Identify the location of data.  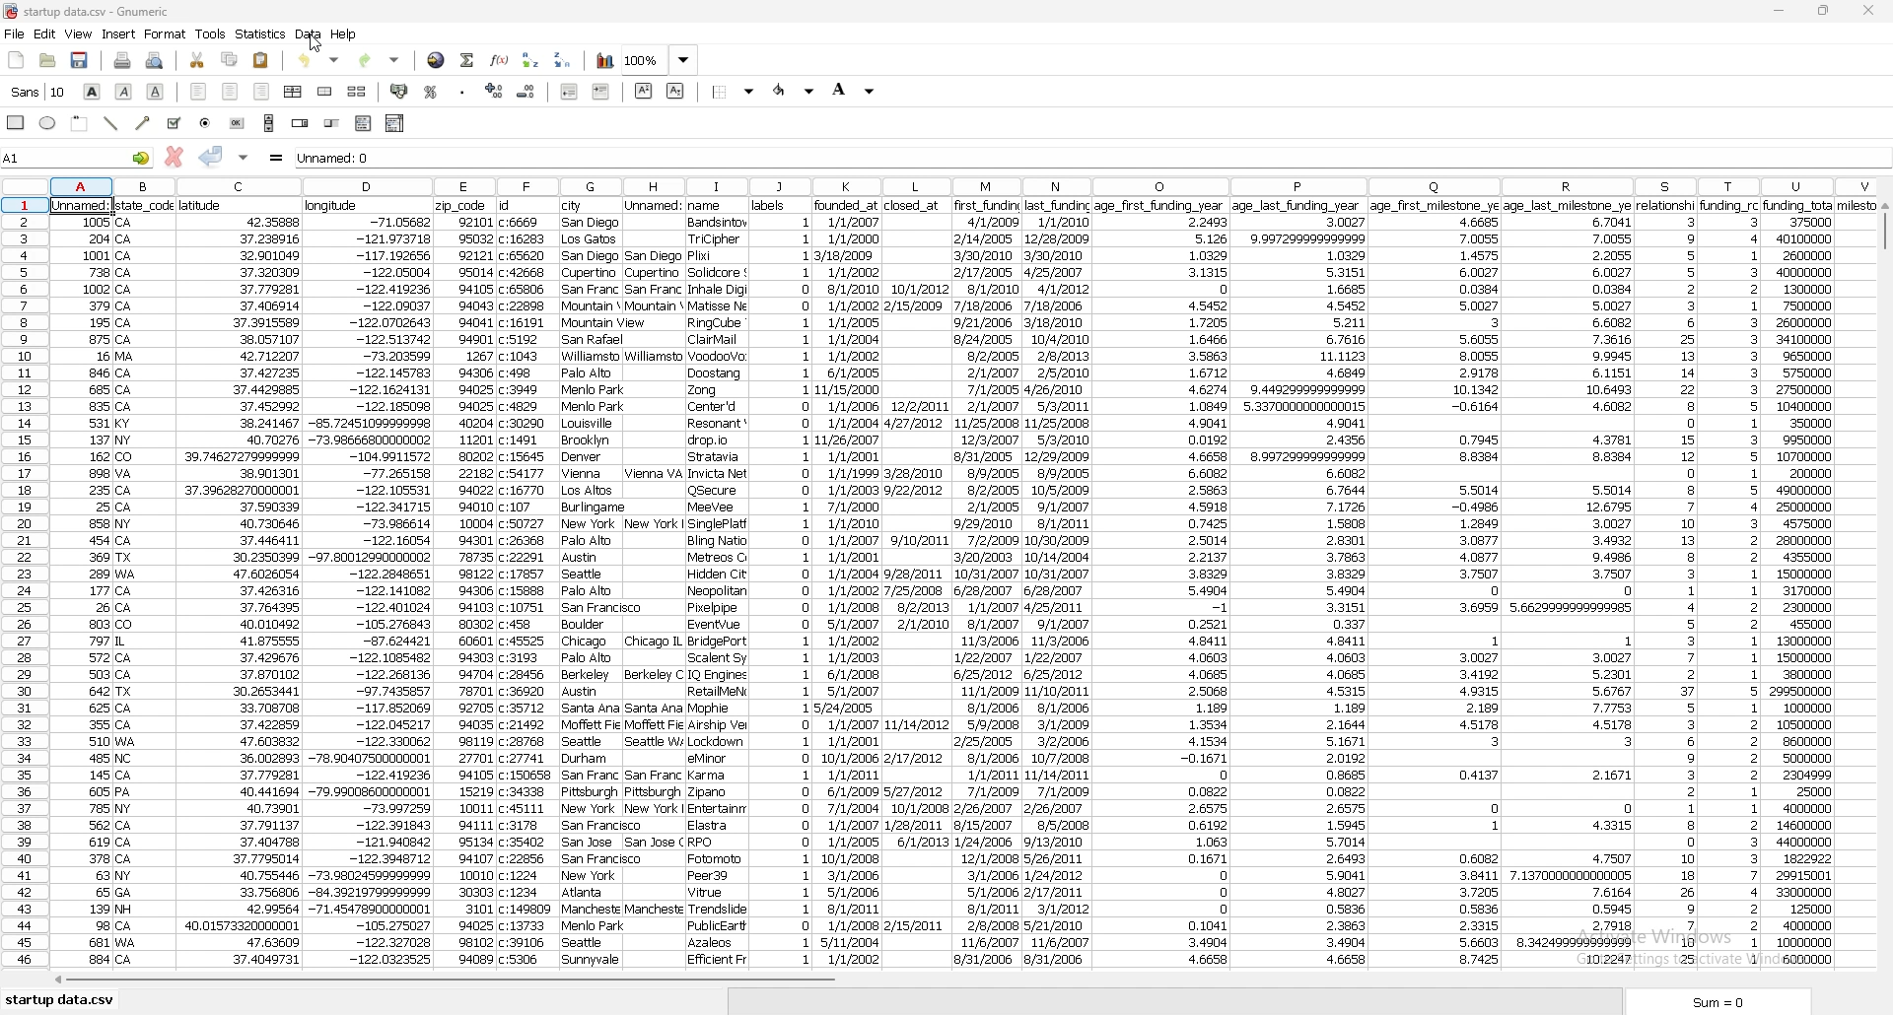
(716, 583).